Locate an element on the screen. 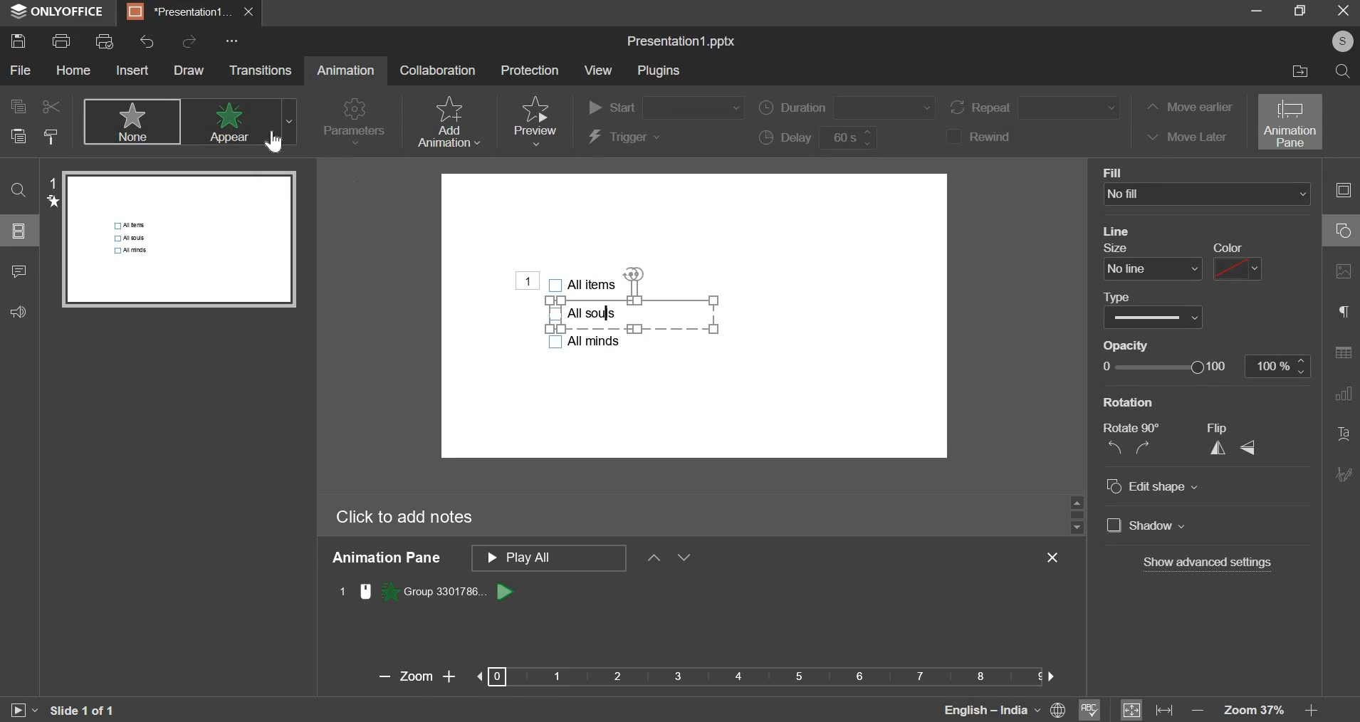 Image resolution: width=1360 pixels, height=722 pixels. click to add notes is located at coordinates (404, 518).